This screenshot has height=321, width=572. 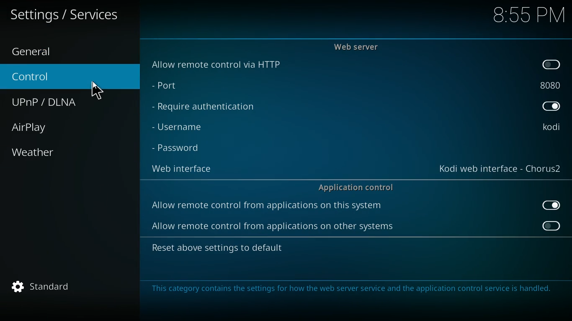 I want to click on allow remote control via http, so click(x=222, y=64).